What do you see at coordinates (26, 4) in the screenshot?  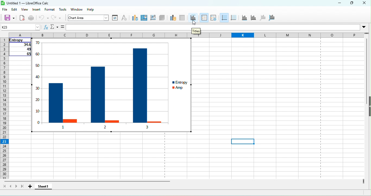 I see `untitled 1- libre office cala` at bounding box center [26, 4].